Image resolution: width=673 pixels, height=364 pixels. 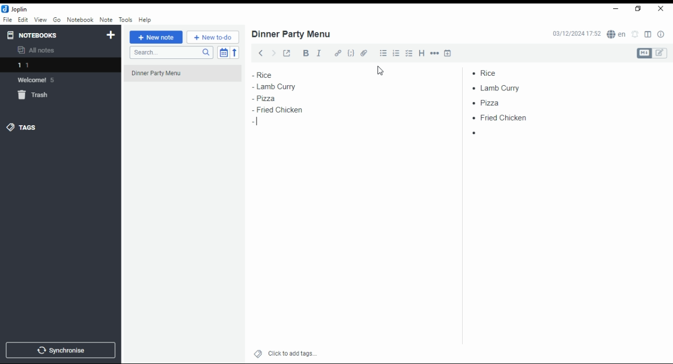 What do you see at coordinates (304, 53) in the screenshot?
I see `bold` at bounding box center [304, 53].